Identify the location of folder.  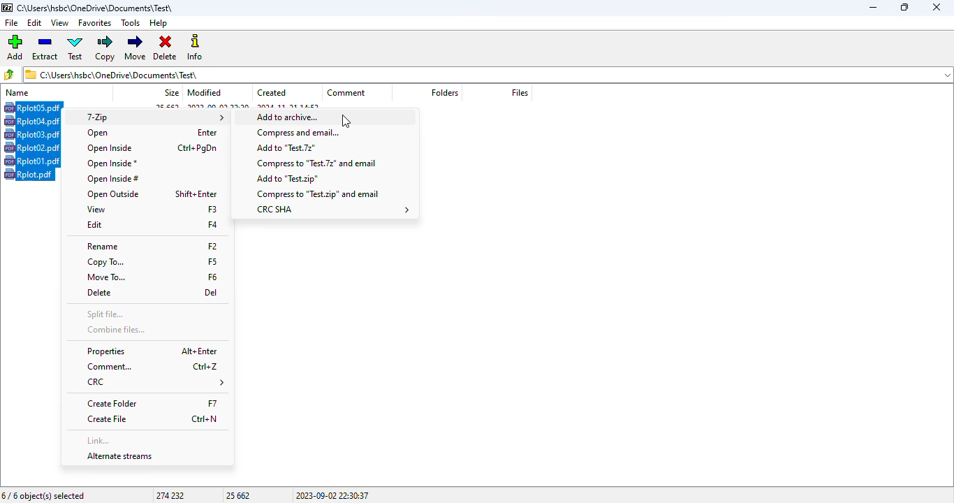
(96, 8).